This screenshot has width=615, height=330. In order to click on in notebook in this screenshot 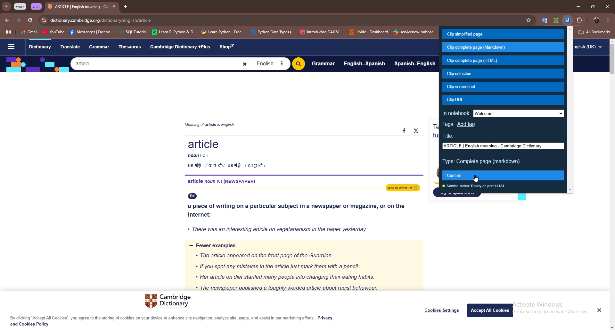, I will do `click(502, 113)`.